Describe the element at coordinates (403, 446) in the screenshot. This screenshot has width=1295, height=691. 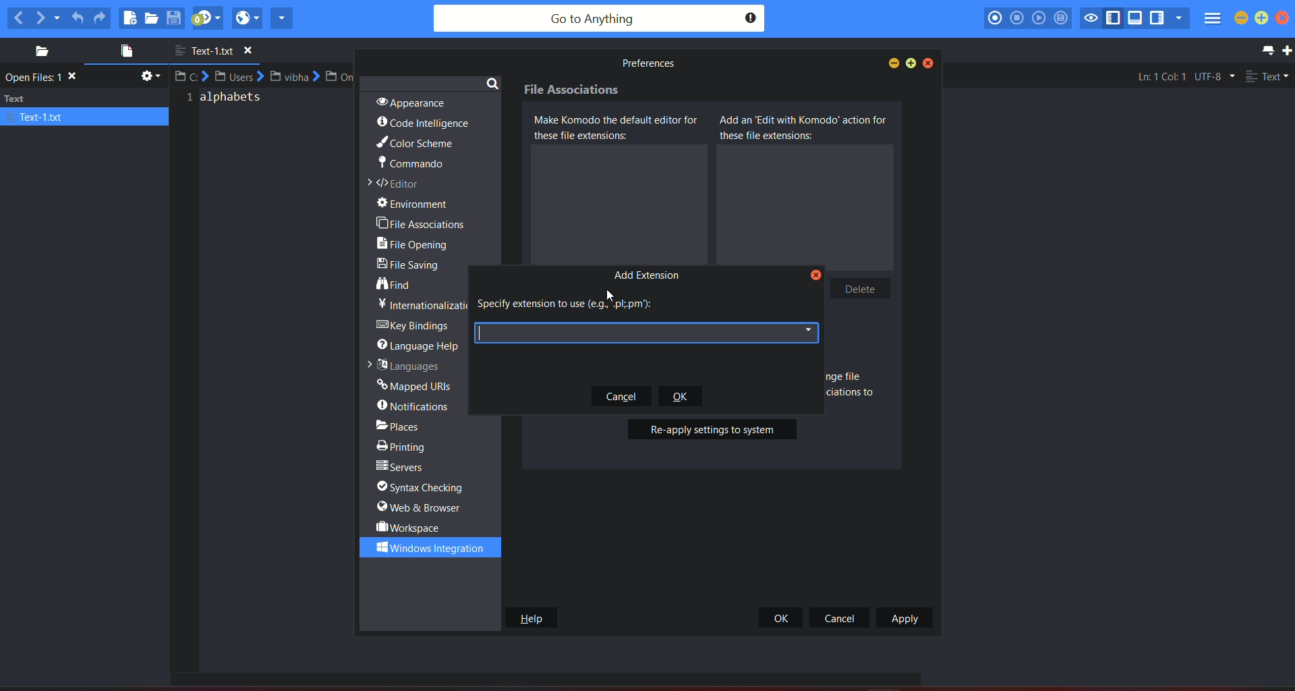
I see `printing` at that location.